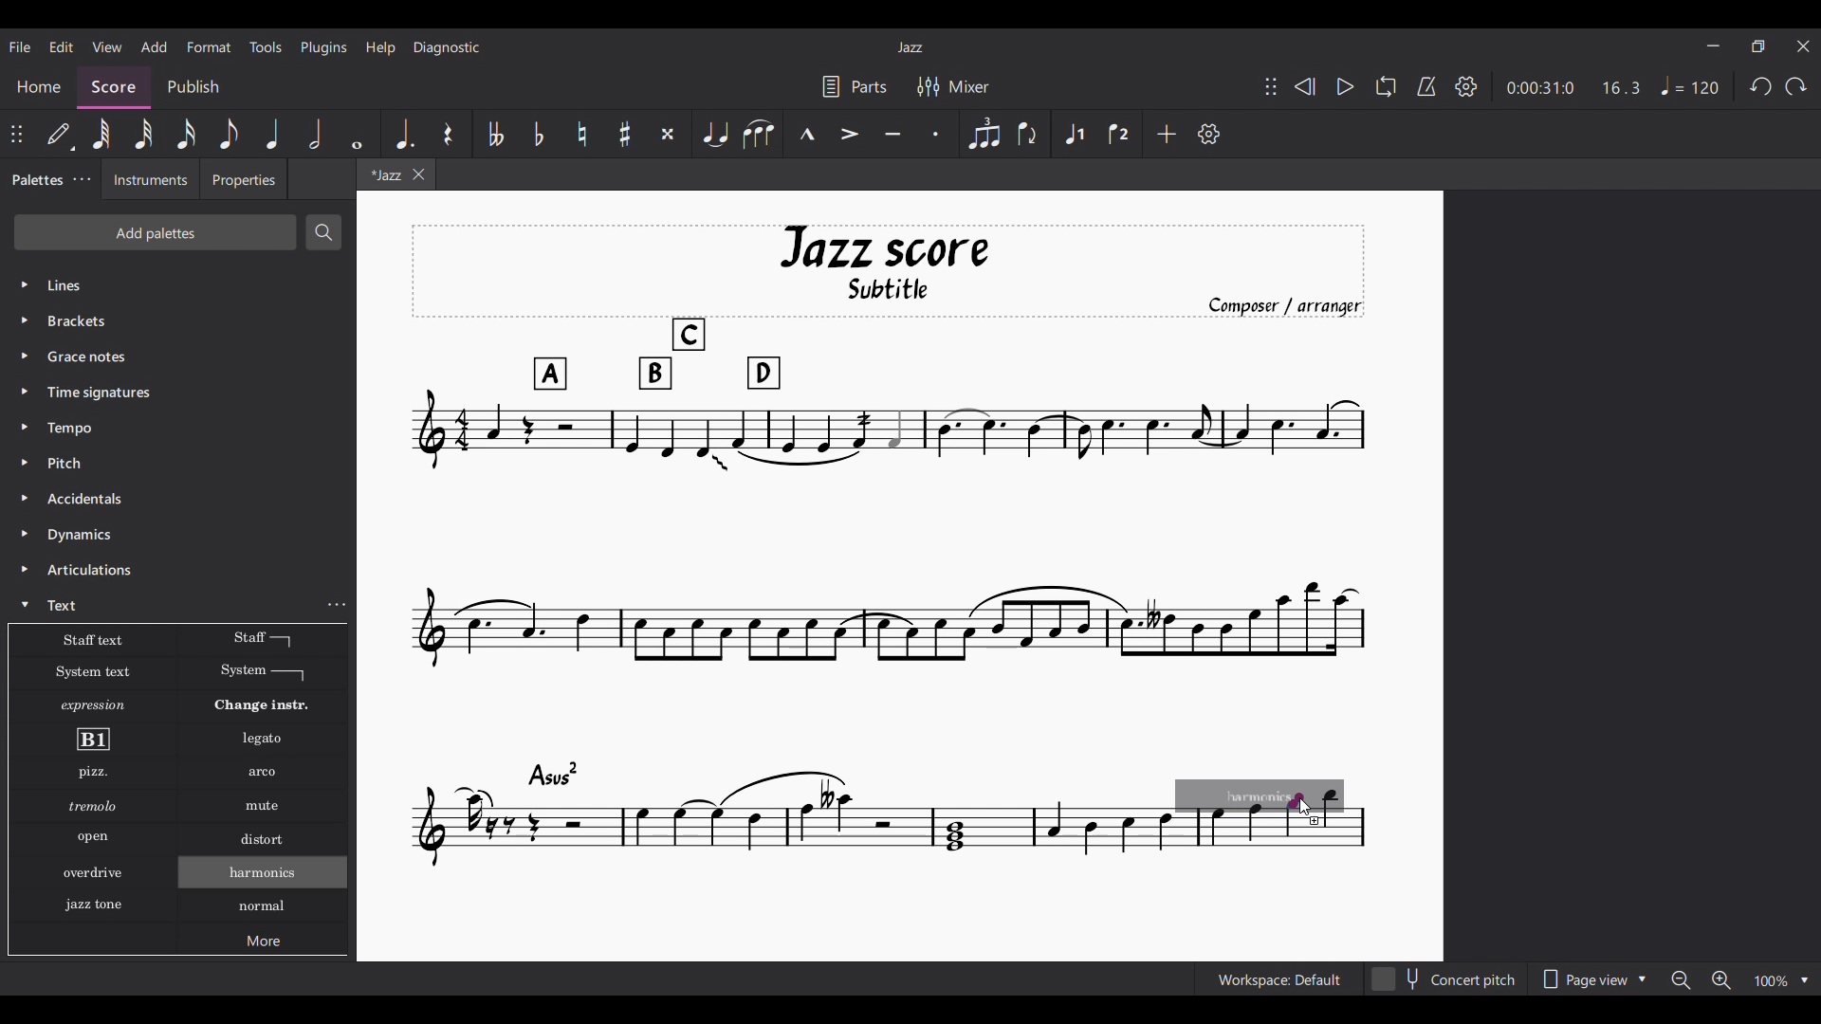 This screenshot has width=1821, height=1024. I want to click on Concert pitch toggle, so click(1445, 978).